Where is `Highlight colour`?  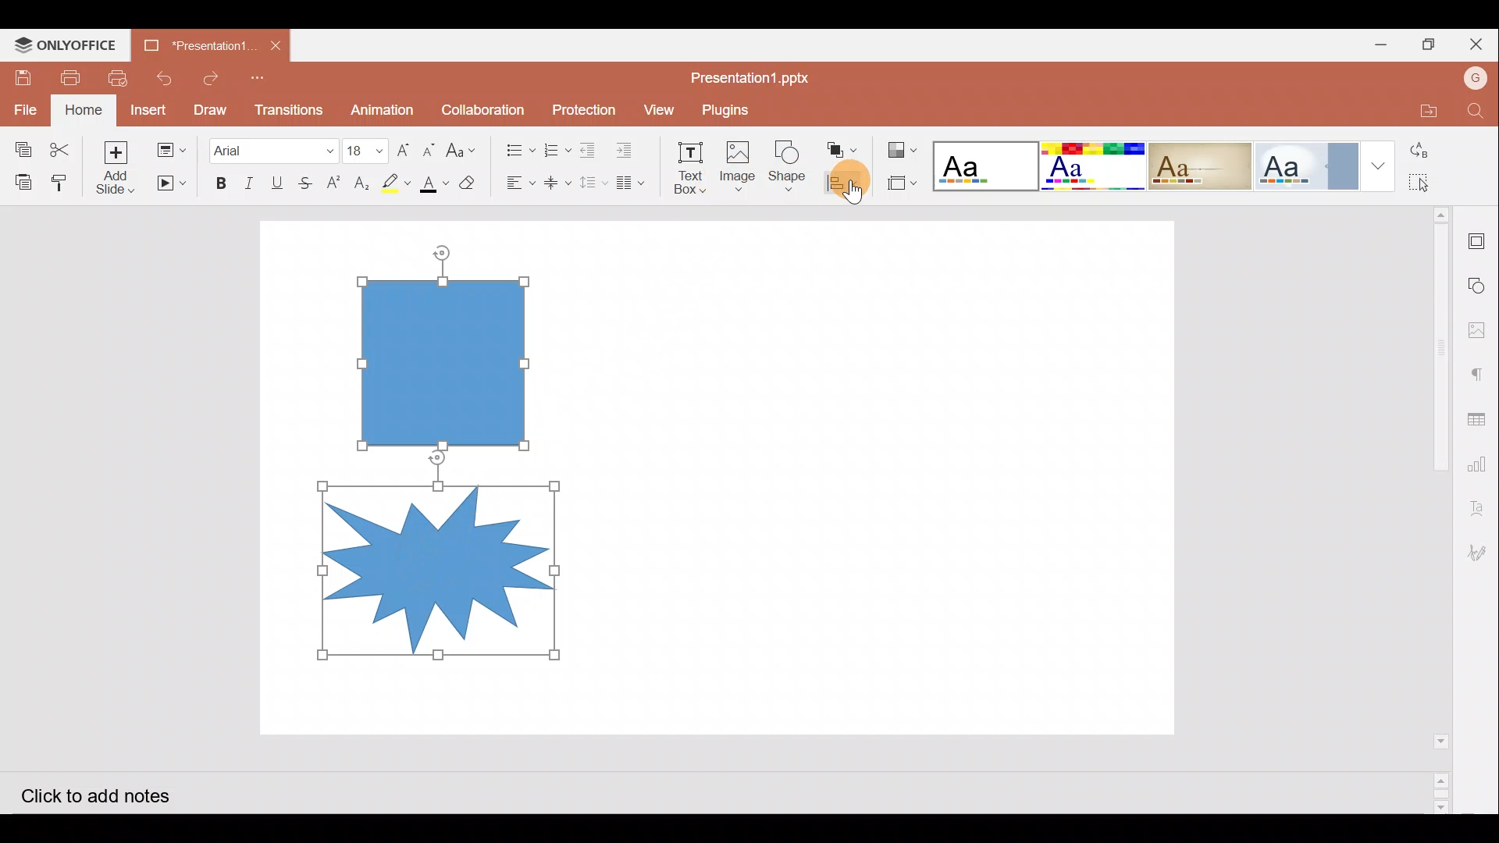
Highlight colour is located at coordinates (399, 181).